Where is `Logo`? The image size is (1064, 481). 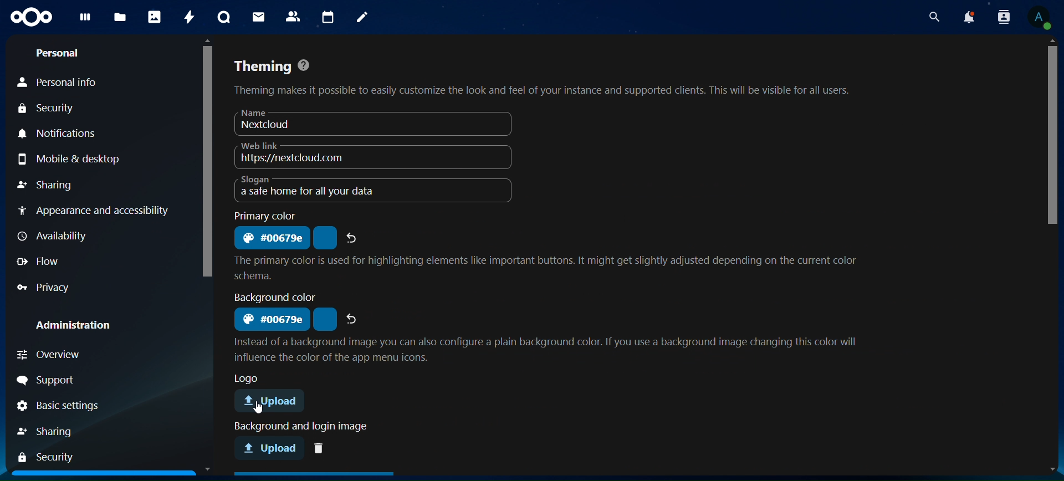
Logo is located at coordinates (249, 377).